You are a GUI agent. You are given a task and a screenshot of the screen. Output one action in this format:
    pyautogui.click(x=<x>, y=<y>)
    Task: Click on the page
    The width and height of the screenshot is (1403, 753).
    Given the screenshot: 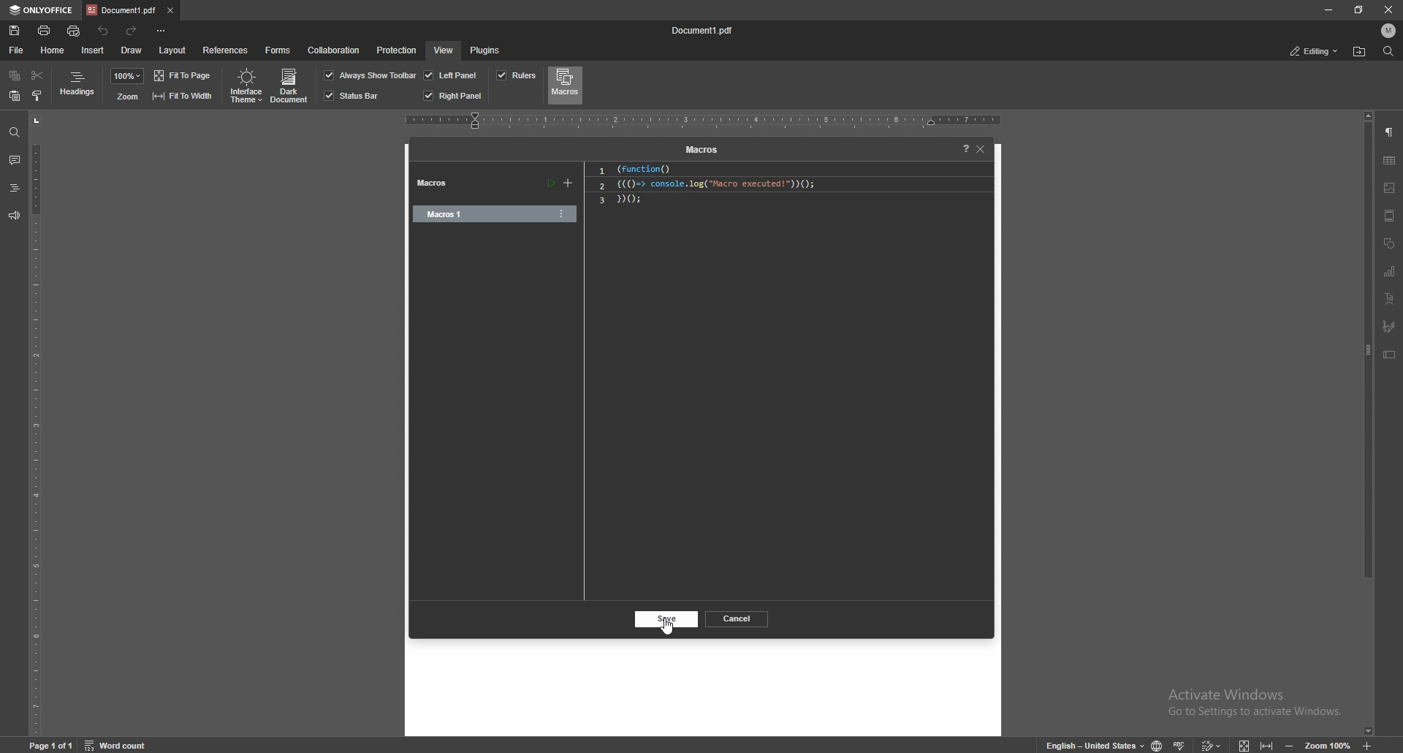 What is the action you would take?
    pyautogui.click(x=53, y=745)
    